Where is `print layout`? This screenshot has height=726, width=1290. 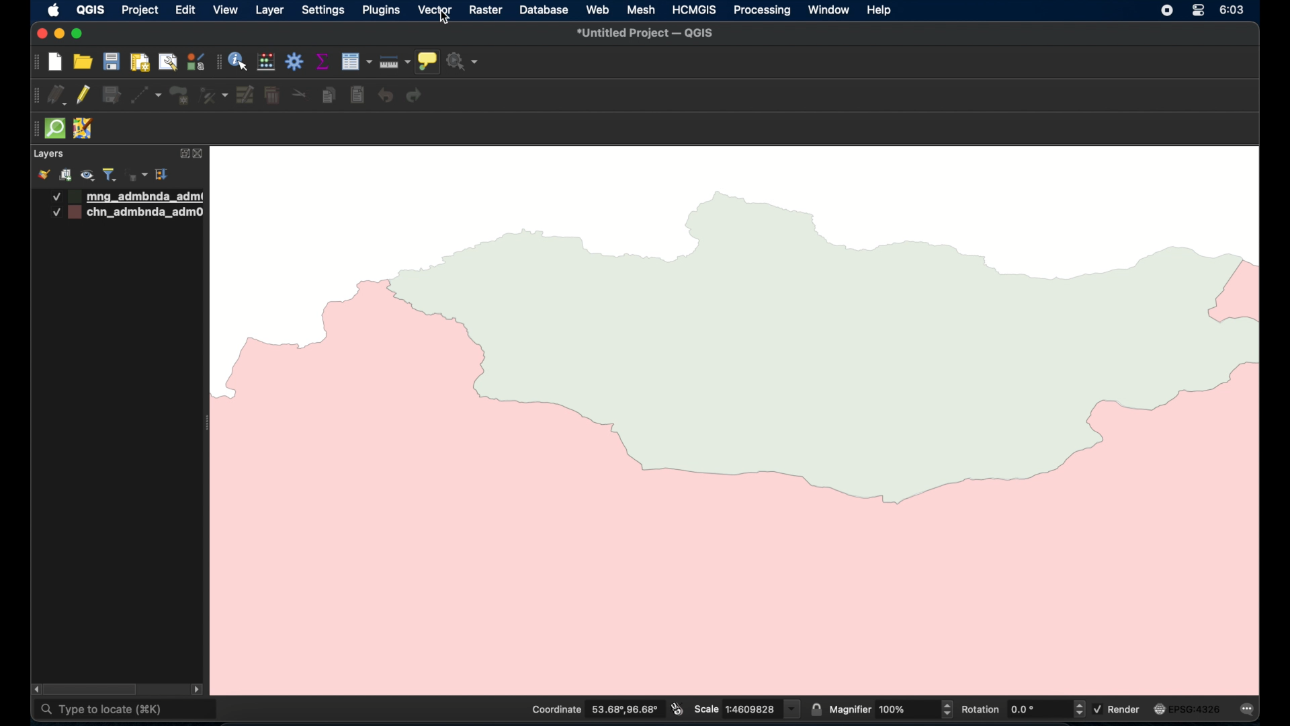
print layout is located at coordinates (139, 63).